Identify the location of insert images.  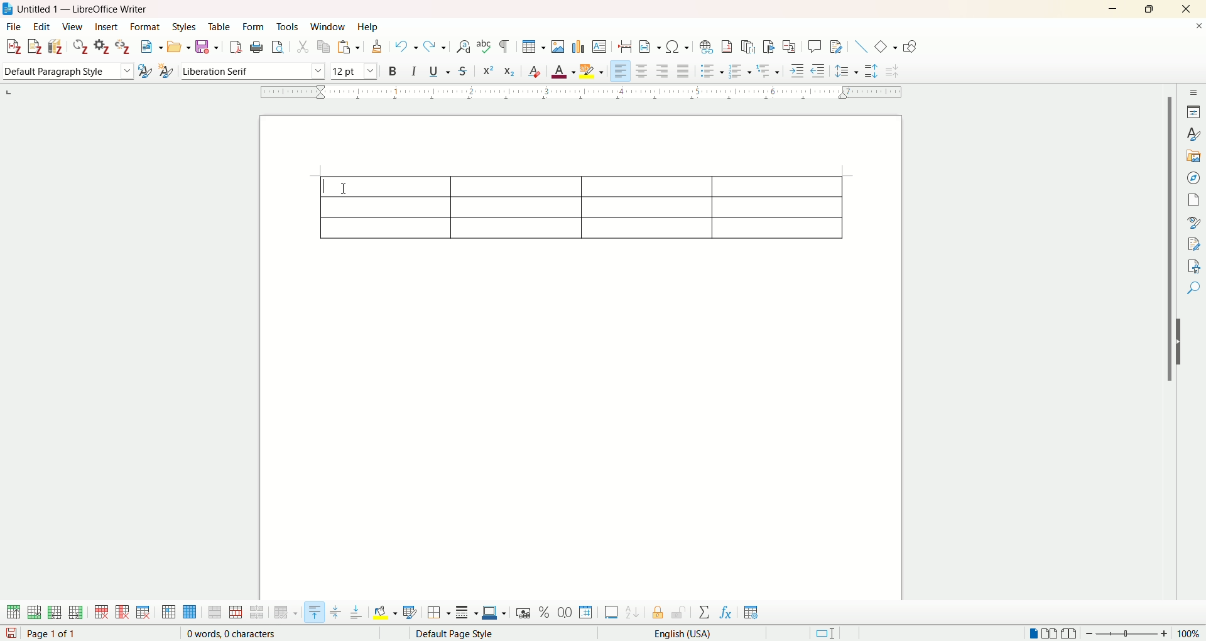
(557, 46).